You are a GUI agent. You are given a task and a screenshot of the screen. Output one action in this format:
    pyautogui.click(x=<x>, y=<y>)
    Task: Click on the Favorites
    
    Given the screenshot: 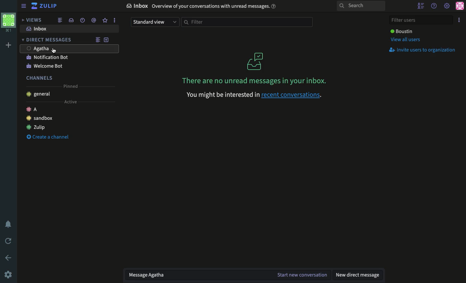 What is the action you would take?
    pyautogui.click(x=106, y=20)
    